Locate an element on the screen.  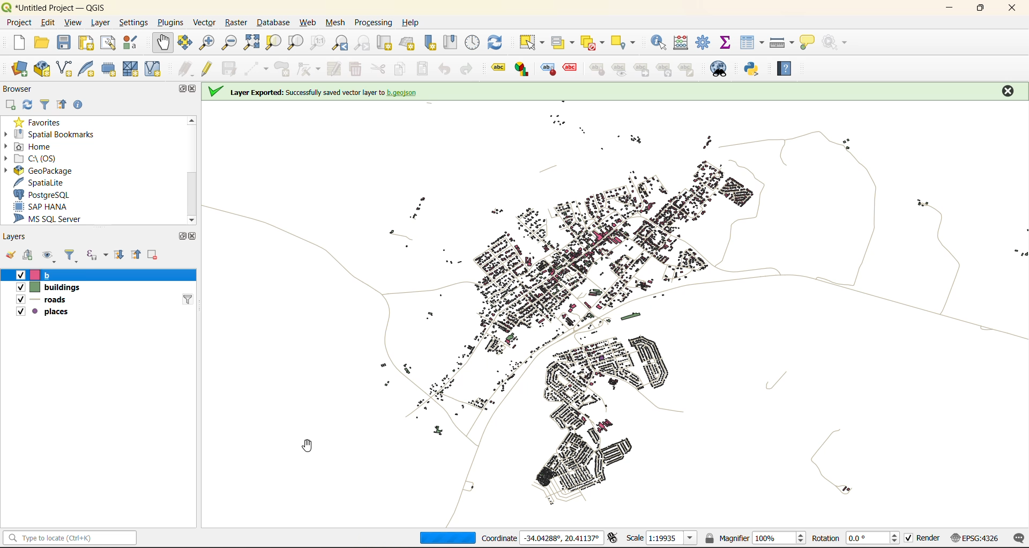
redo is located at coordinates (467, 70).